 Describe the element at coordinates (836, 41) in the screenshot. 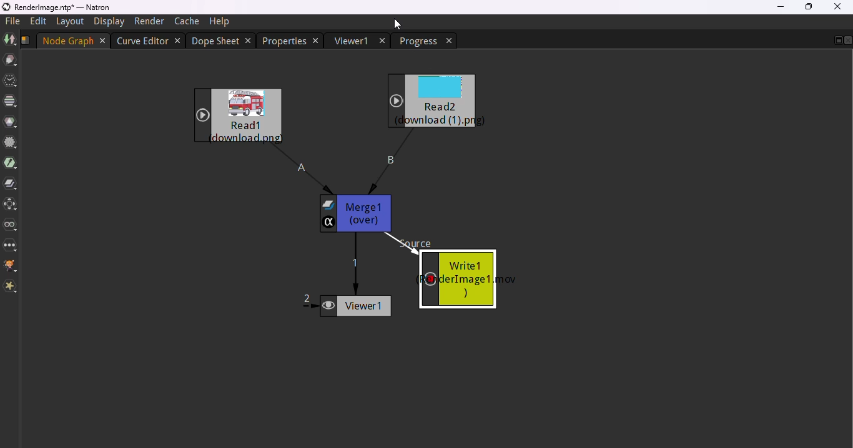

I see `floating tab` at that location.